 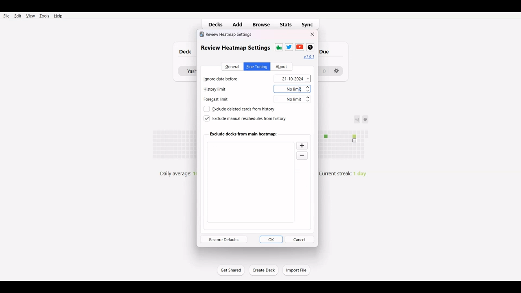 I want to click on settings, so click(x=337, y=69).